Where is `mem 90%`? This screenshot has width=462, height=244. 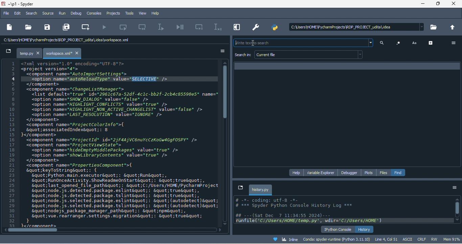 mem 90% is located at coordinates (452, 239).